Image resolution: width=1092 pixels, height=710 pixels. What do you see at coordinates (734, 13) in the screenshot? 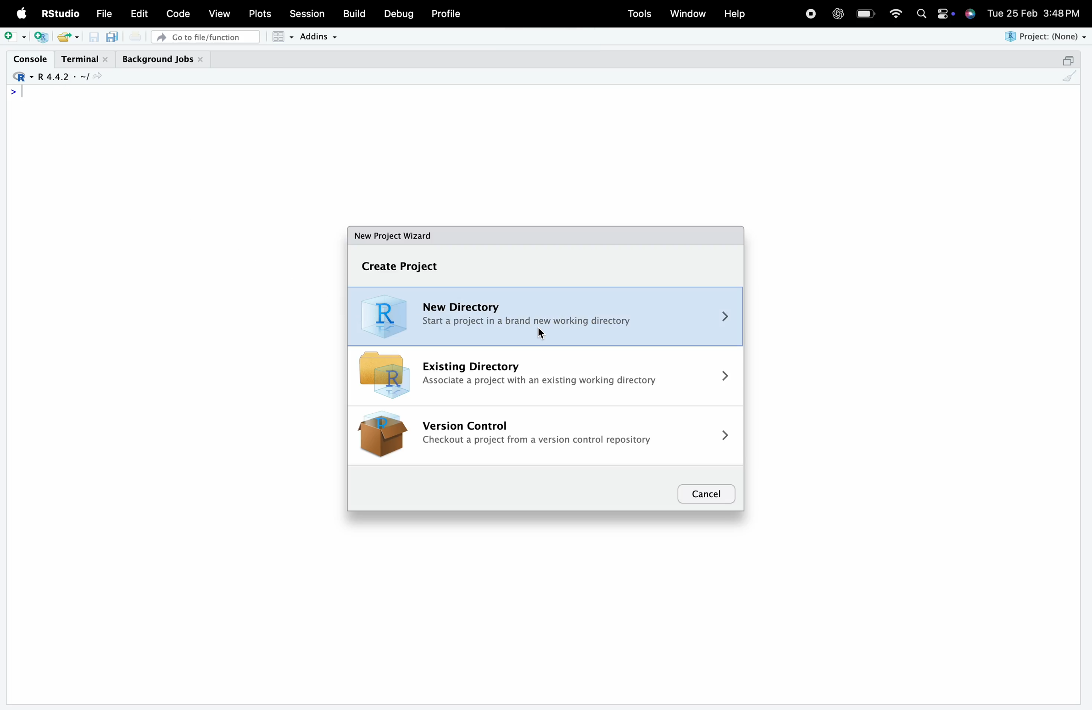
I see `Help` at bounding box center [734, 13].